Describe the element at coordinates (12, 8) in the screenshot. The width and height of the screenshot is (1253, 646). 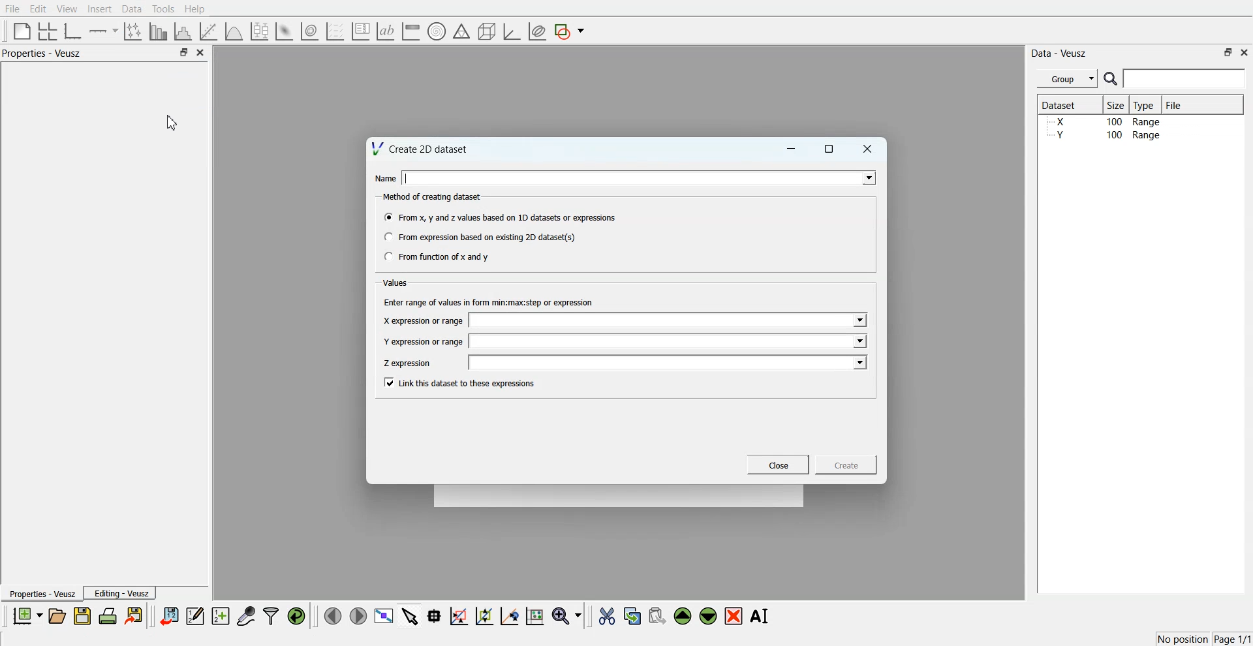
I see `File` at that location.